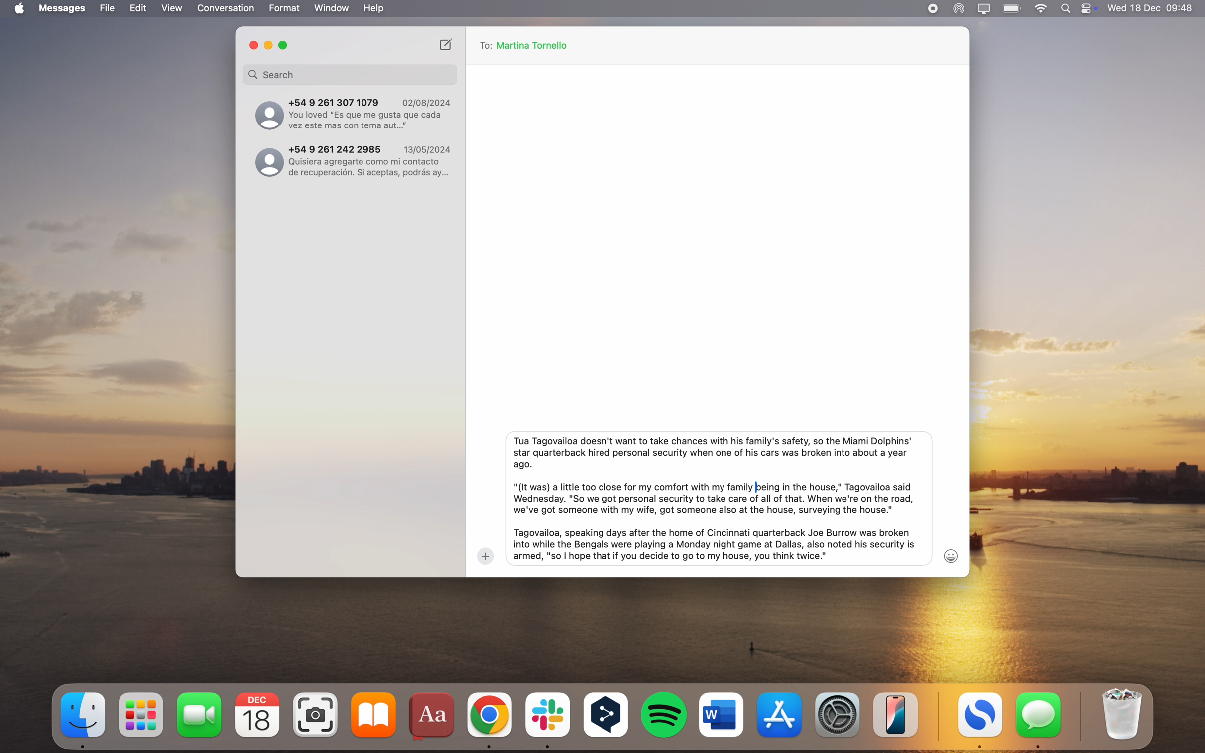  Describe the element at coordinates (252, 45) in the screenshot. I see `close app` at that location.